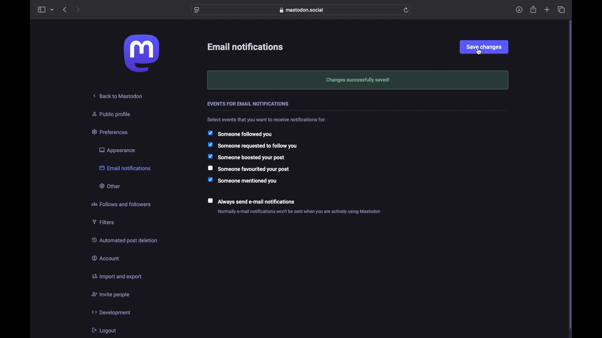 The height and width of the screenshot is (338, 602). I want to click on scroll bar, so click(571, 175).